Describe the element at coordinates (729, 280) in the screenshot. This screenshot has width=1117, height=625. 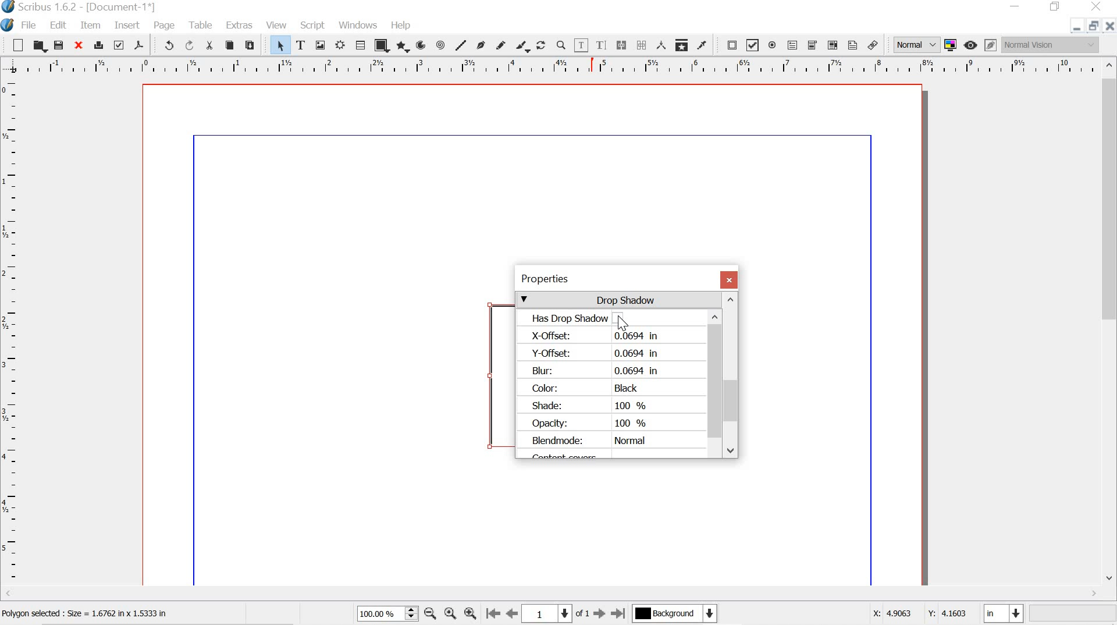
I see `close` at that location.